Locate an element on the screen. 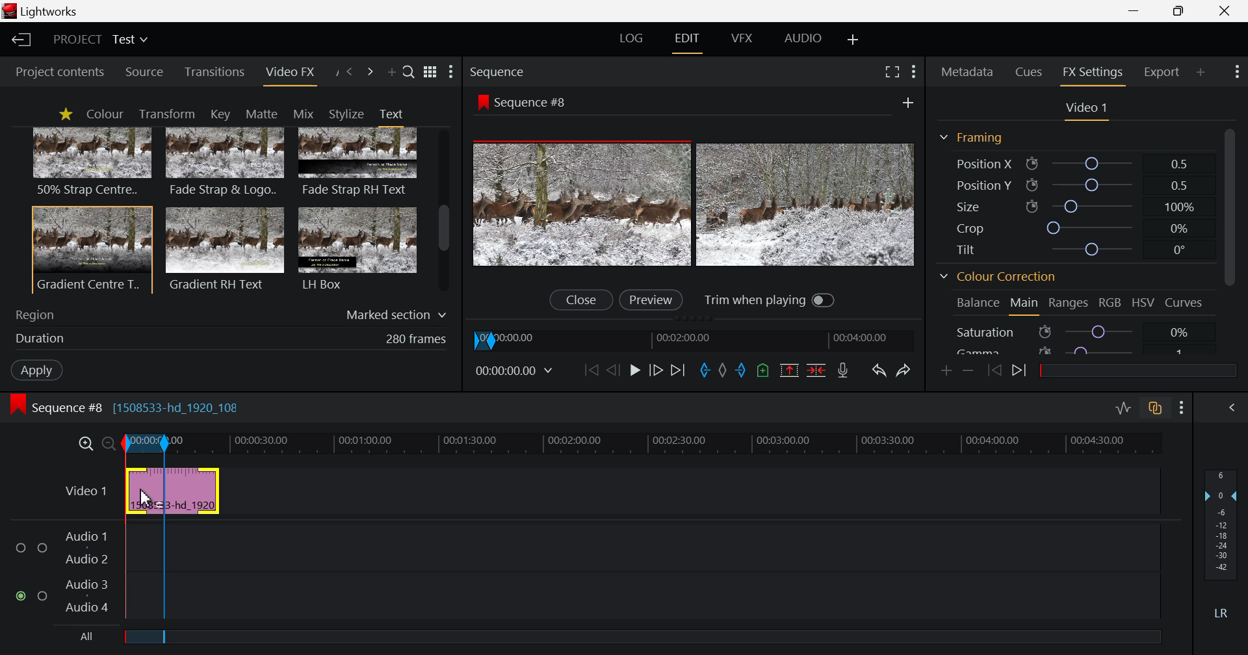 The height and width of the screenshot is (655, 1248). Undo is located at coordinates (879, 370).